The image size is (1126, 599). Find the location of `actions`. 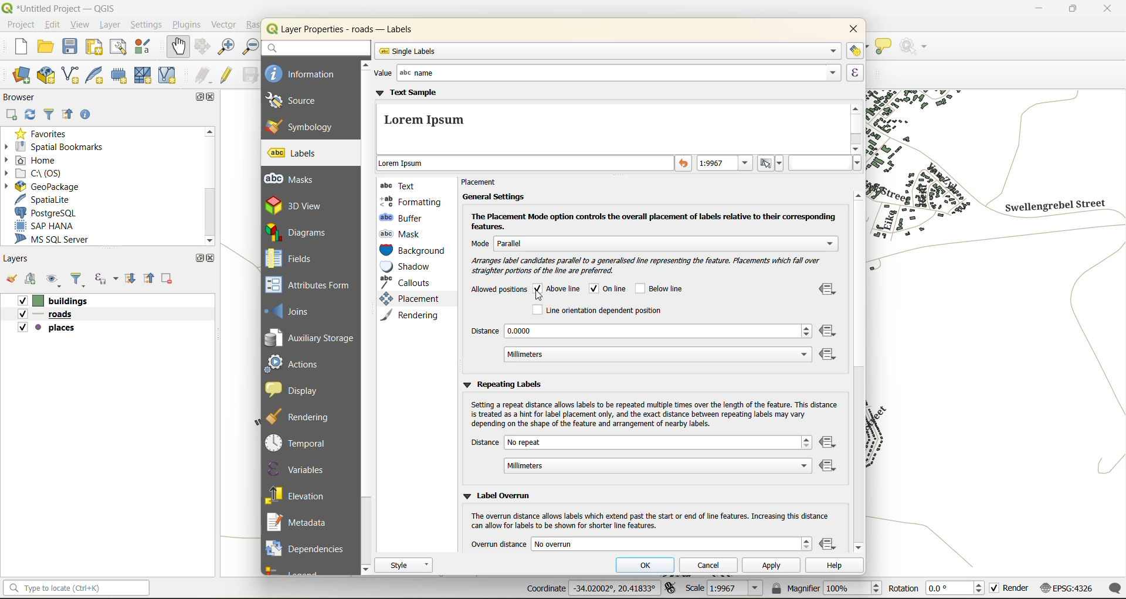

actions is located at coordinates (300, 363).